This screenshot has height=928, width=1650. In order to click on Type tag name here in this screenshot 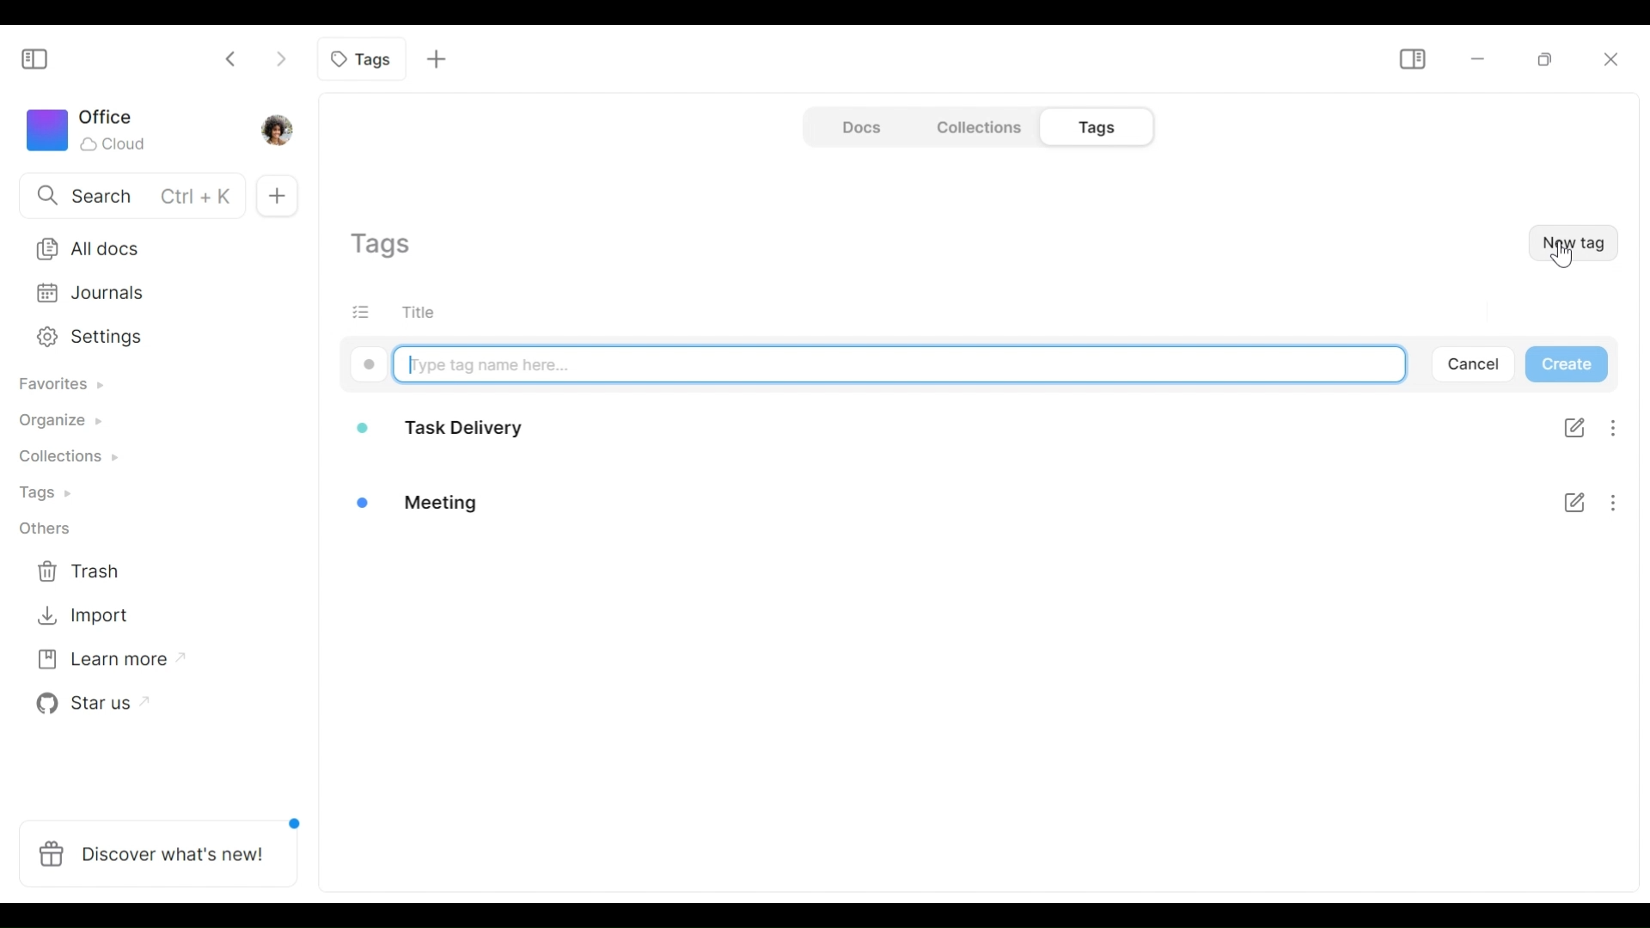, I will do `click(899, 363)`.